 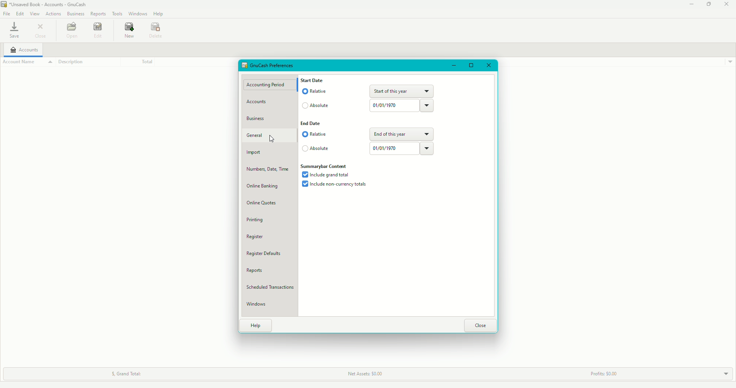 What do you see at coordinates (260, 136) in the screenshot?
I see `General` at bounding box center [260, 136].